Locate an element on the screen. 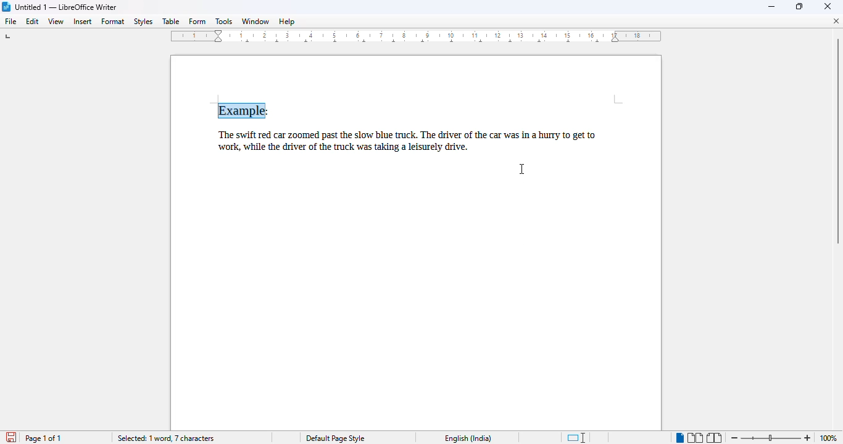 The image size is (843, 444). zoom out is located at coordinates (734, 438).